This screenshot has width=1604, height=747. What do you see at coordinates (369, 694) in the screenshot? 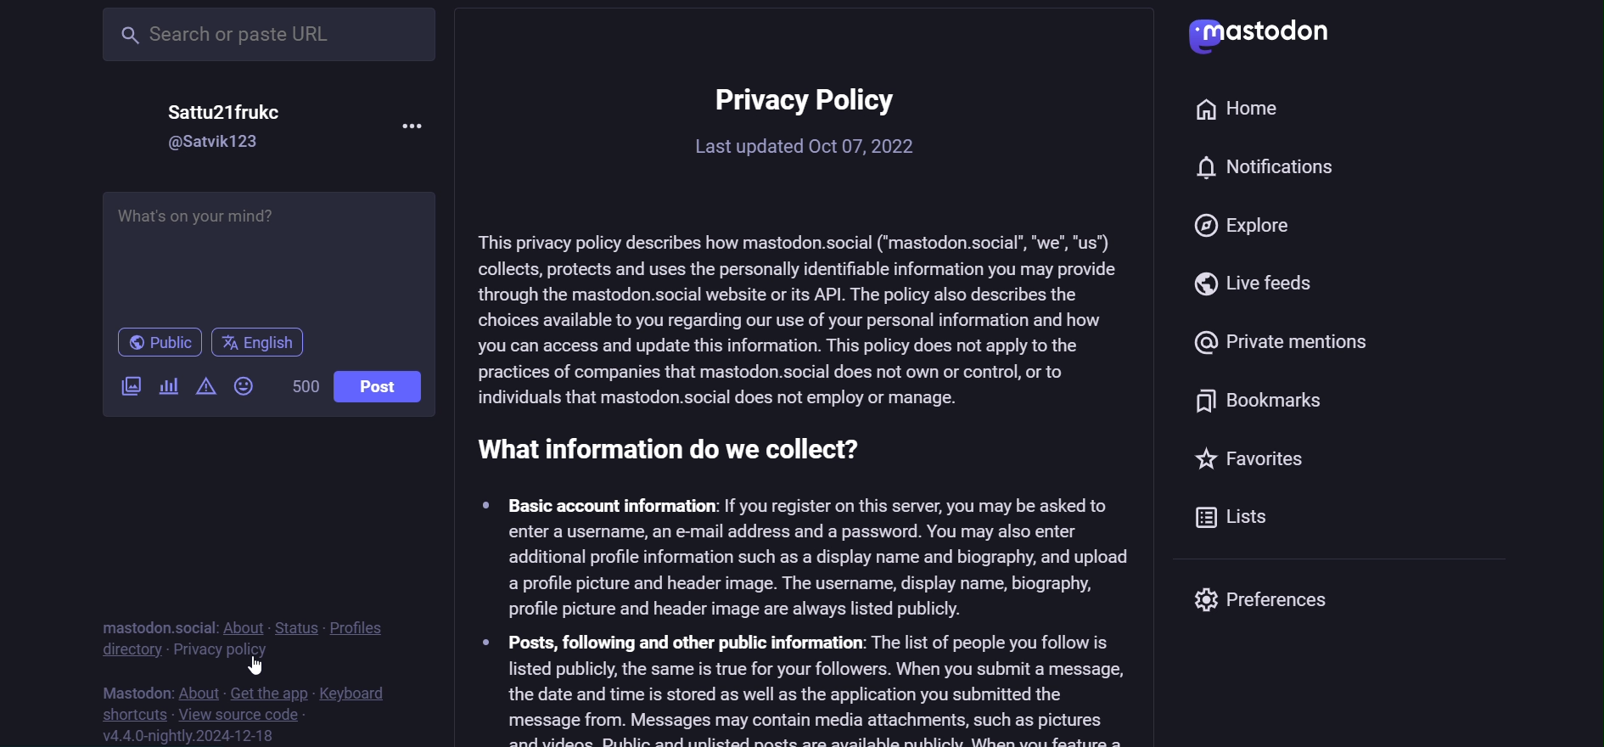
I see `keyboard` at bounding box center [369, 694].